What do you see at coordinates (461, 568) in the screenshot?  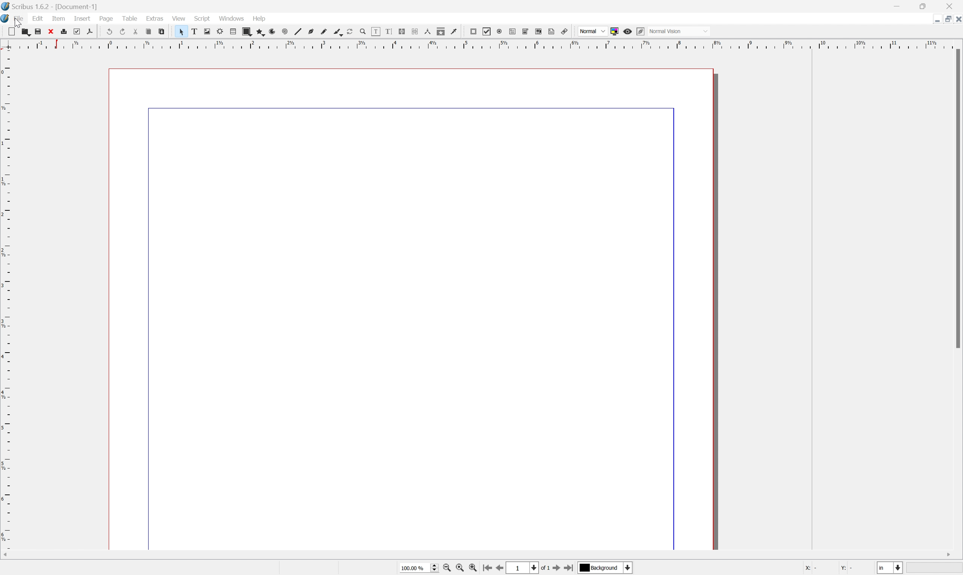 I see `zoom to 100%` at bounding box center [461, 568].